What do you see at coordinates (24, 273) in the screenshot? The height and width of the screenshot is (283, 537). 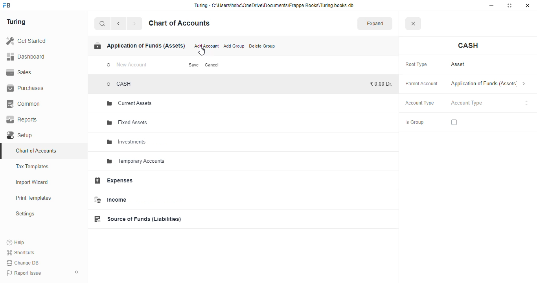 I see `report issue` at bounding box center [24, 273].